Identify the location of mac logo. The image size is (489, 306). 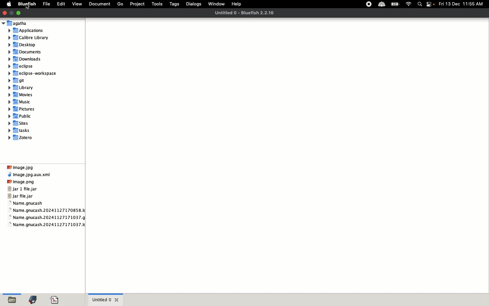
(9, 3).